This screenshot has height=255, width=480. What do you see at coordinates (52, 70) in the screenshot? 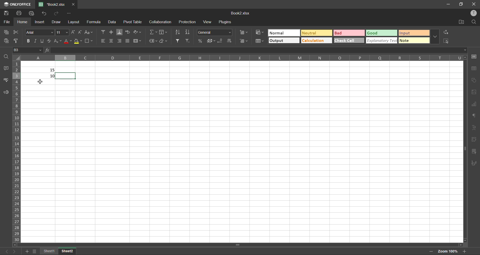
I see `15` at bounding box center [52, 70].